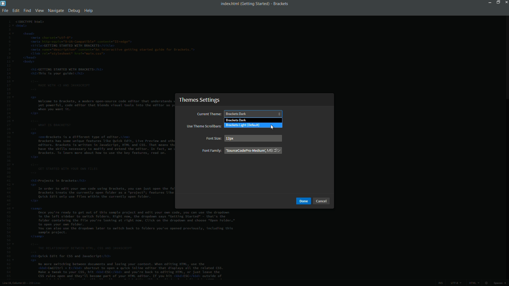 The width and height of the screenshot is (509, 286). Describe the element at coordinates (16, 11) in the screenshot. I see `edit menu` at that location.